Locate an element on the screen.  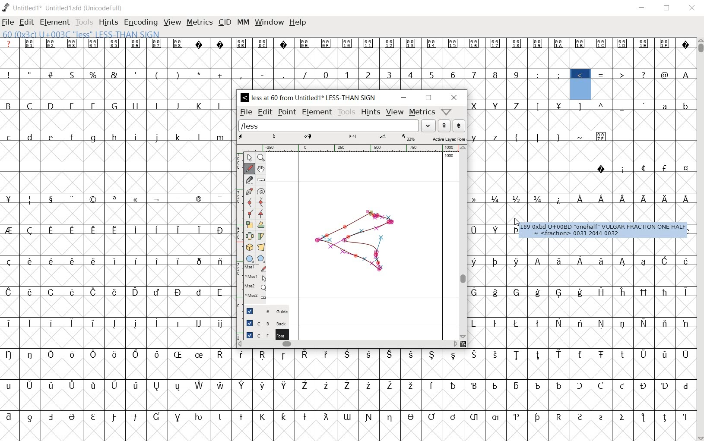
metrics is located at coordinates (200, 23).